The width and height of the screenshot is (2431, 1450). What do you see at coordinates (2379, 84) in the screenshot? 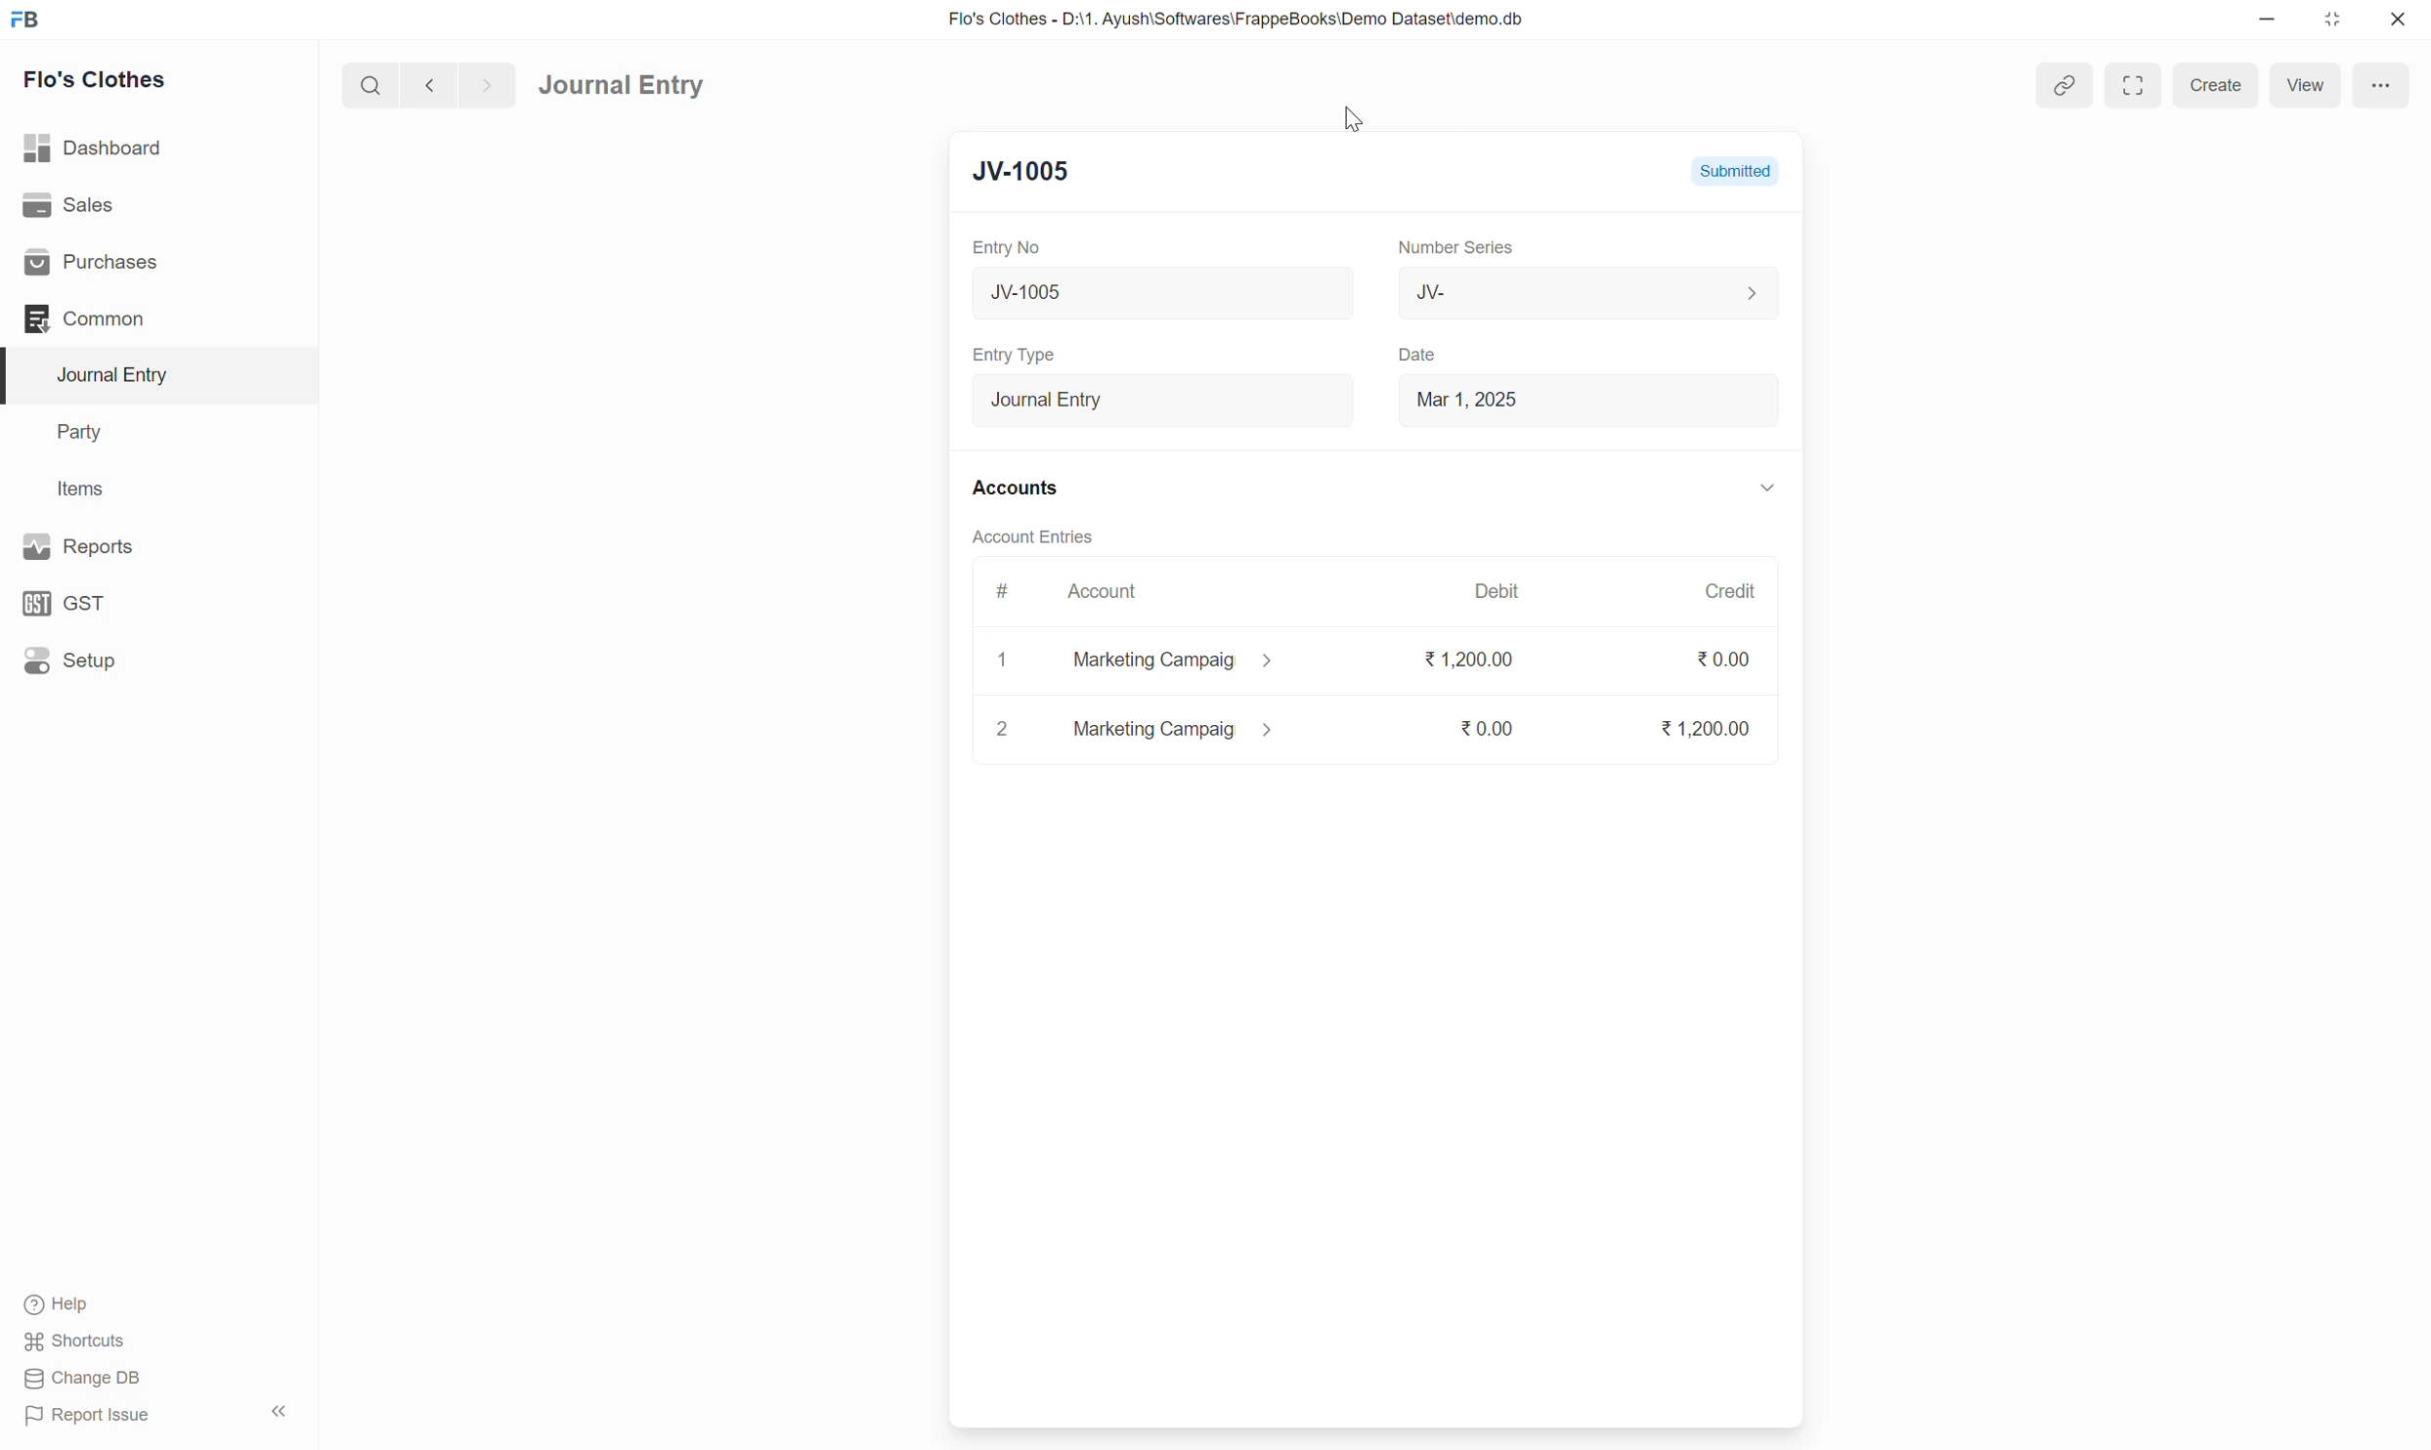
I see `options` at bounding box center [2379, 84].